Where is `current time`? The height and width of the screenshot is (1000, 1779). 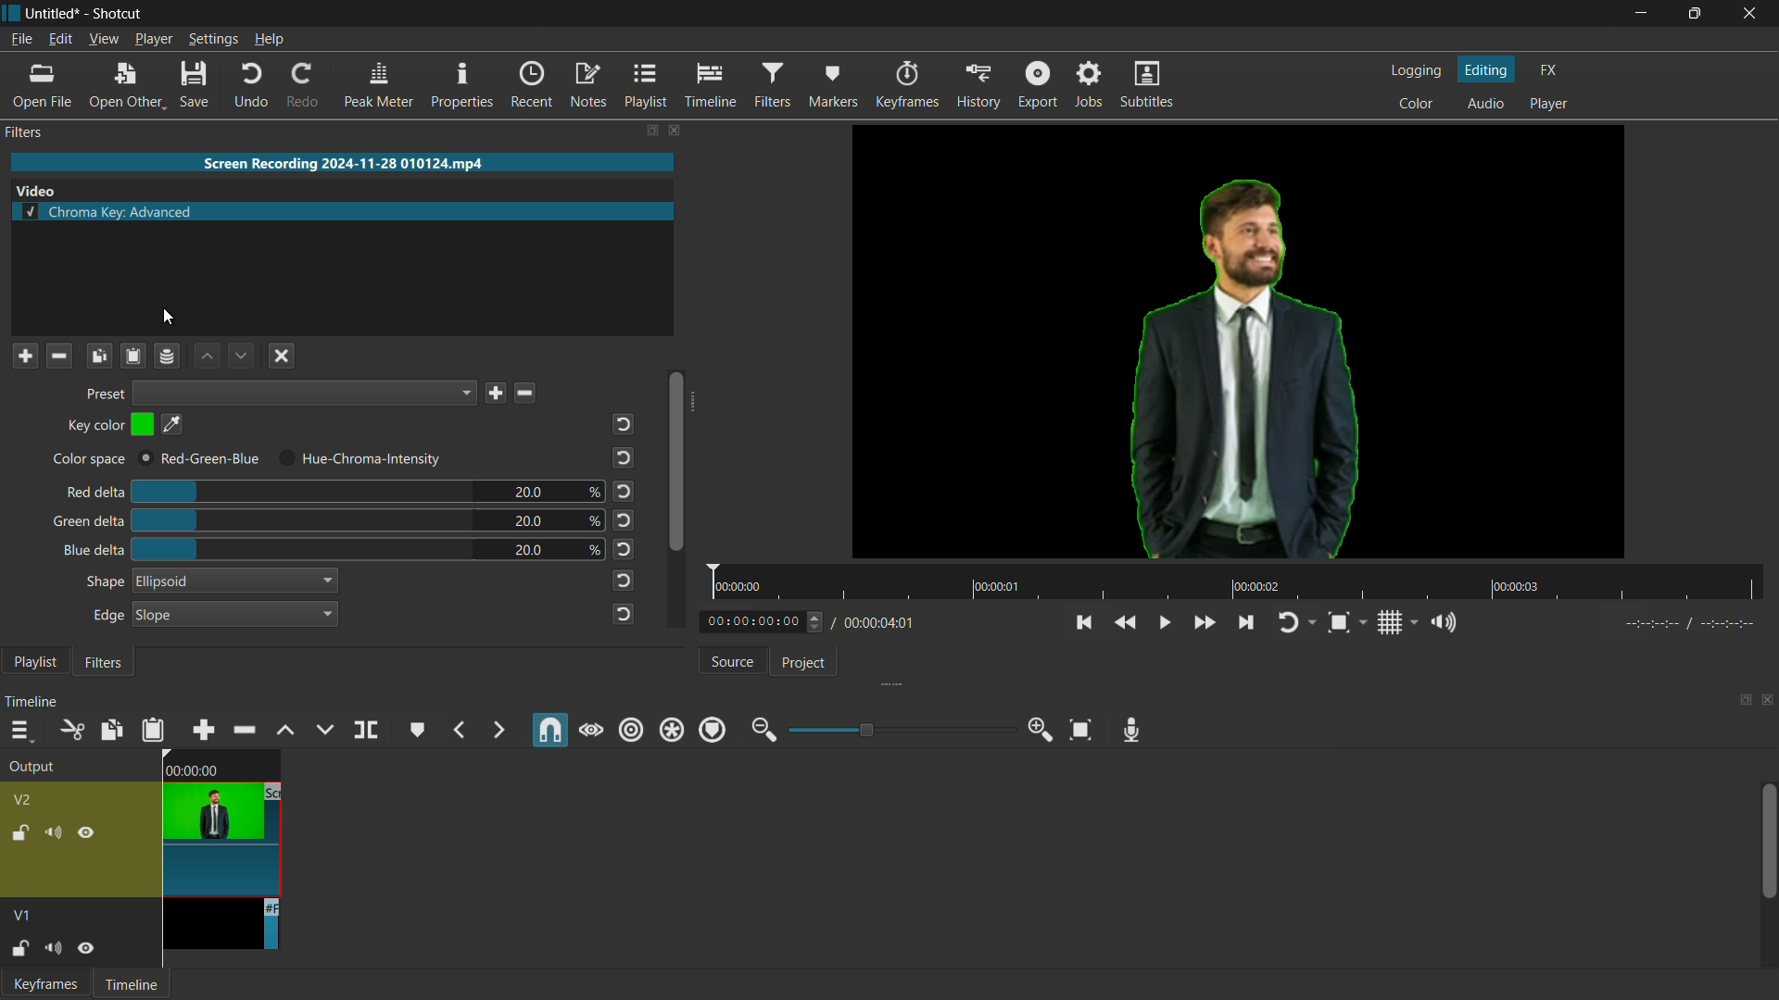 current time is located at coordinates (752, 620).